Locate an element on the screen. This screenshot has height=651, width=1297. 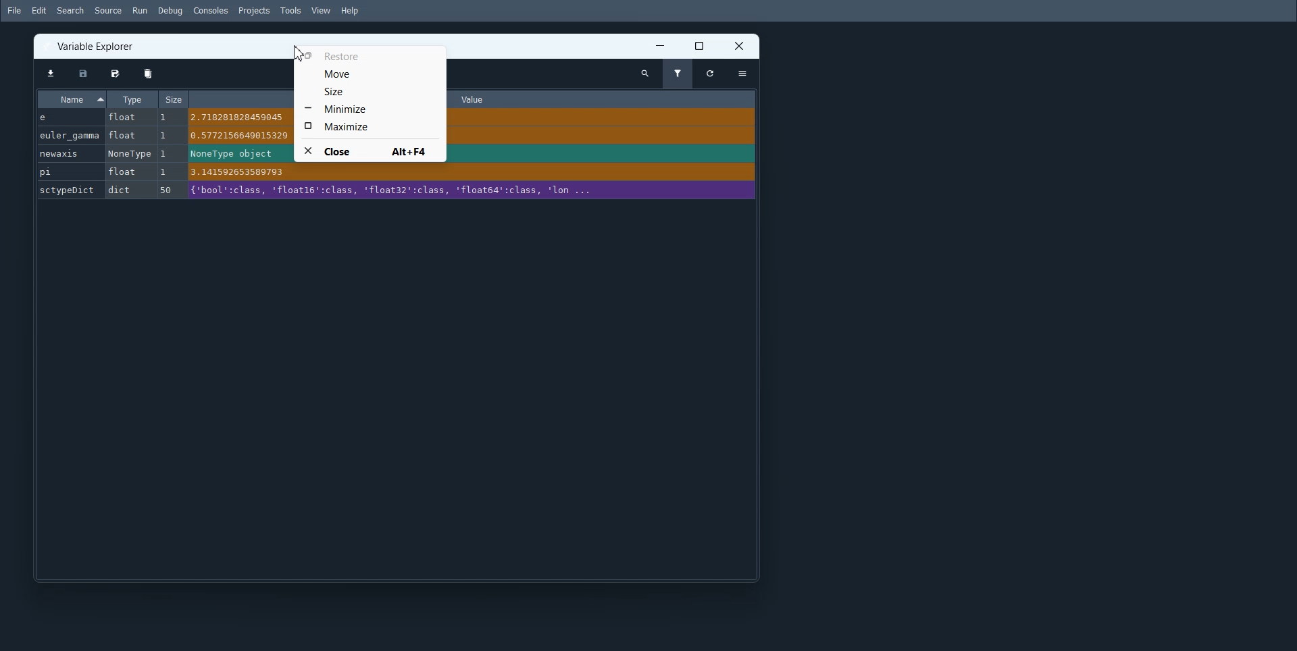
Restore is located at coordinates (369, 56).